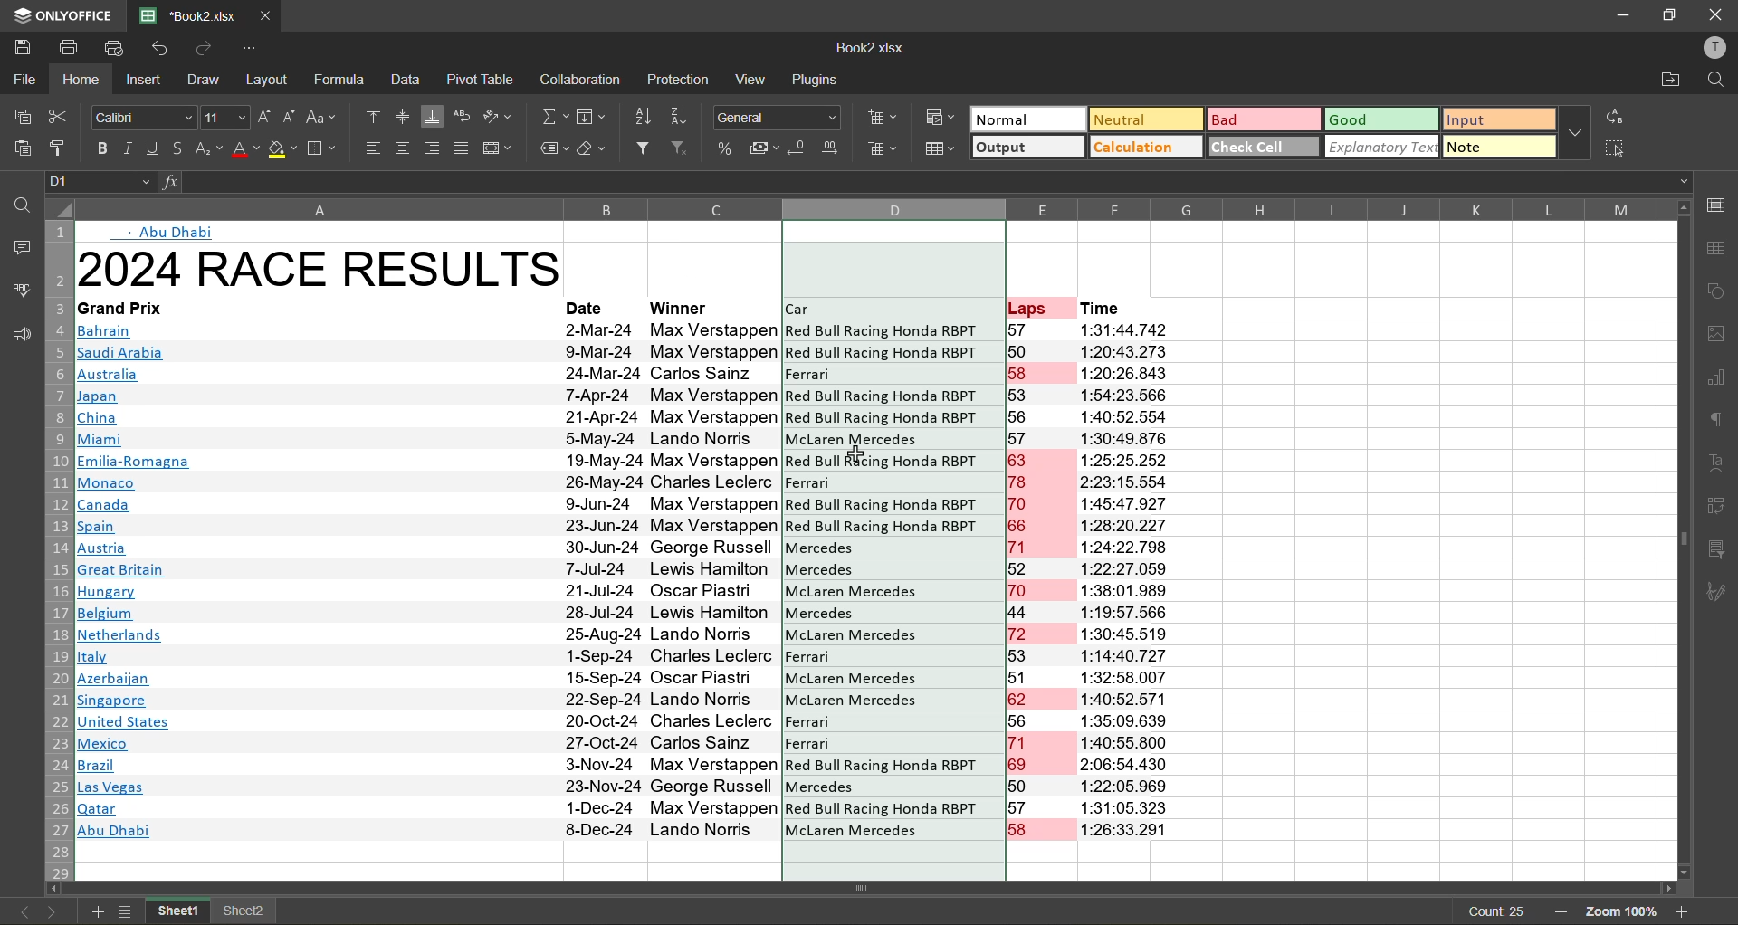  I want to click on Grand Frix, so click(129, 309).